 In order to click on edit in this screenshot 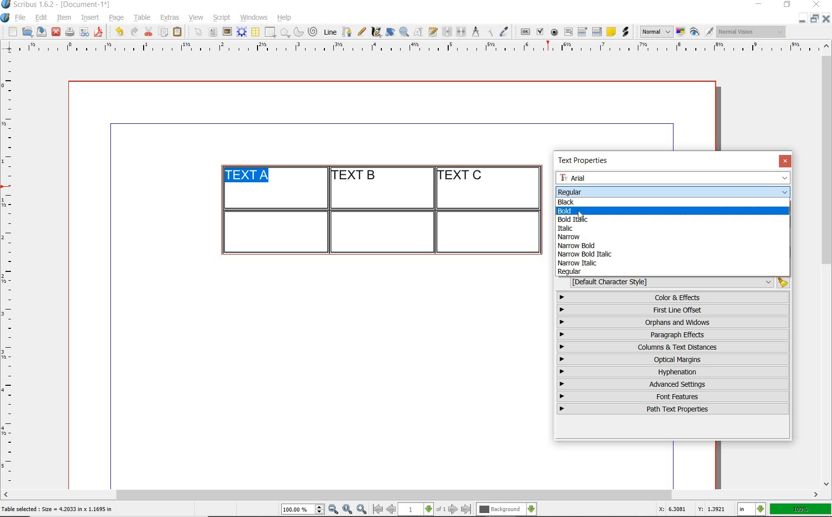, I will do `click(42, 17)`.